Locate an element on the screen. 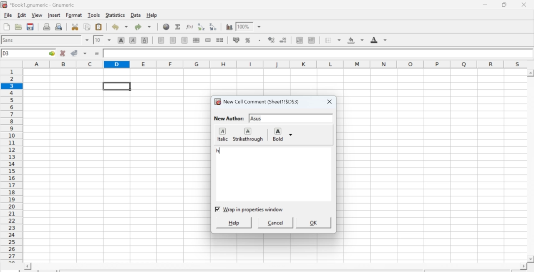  Graph is located at coordinates (229, 26).